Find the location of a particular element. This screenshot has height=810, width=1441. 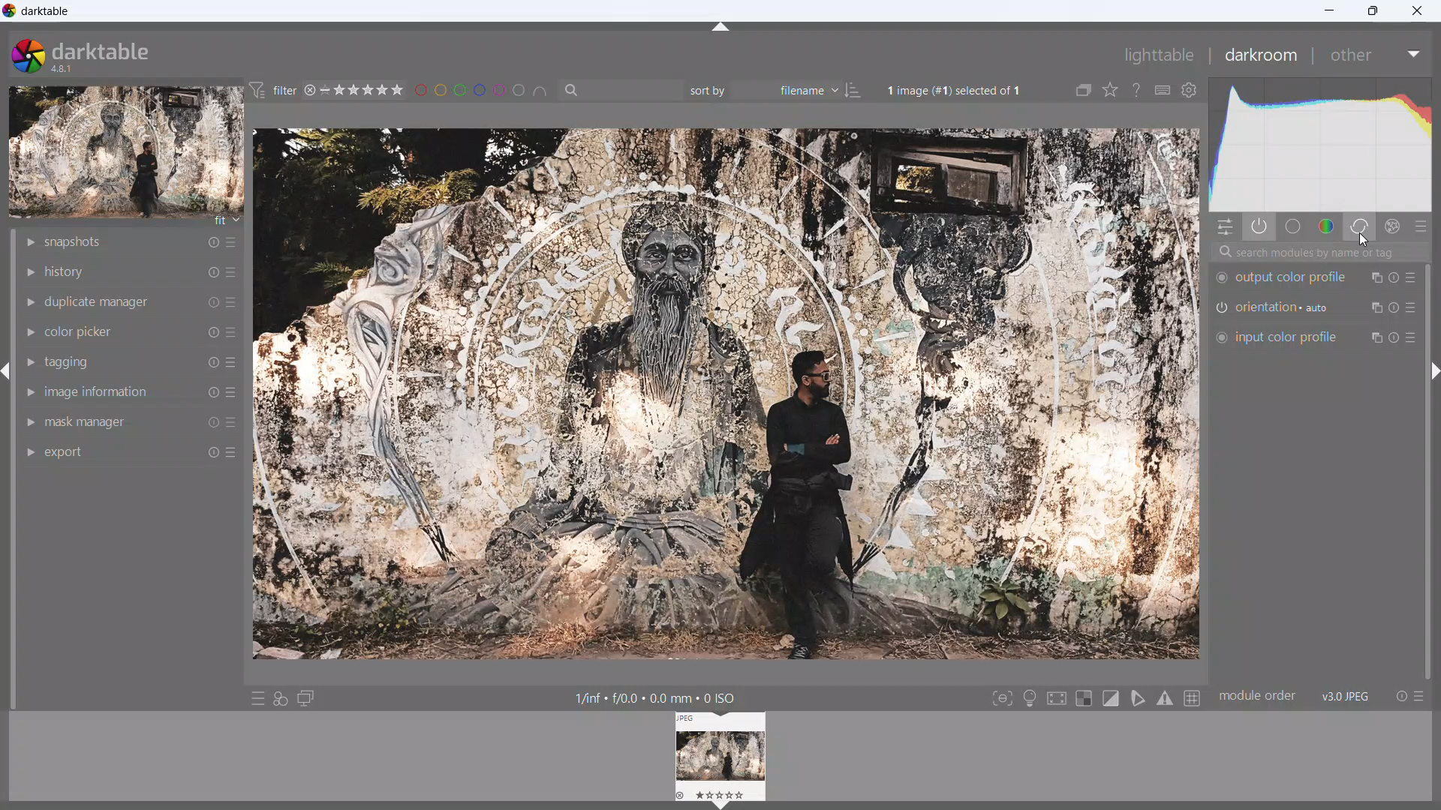

reset is located at coordinates (213, 424).